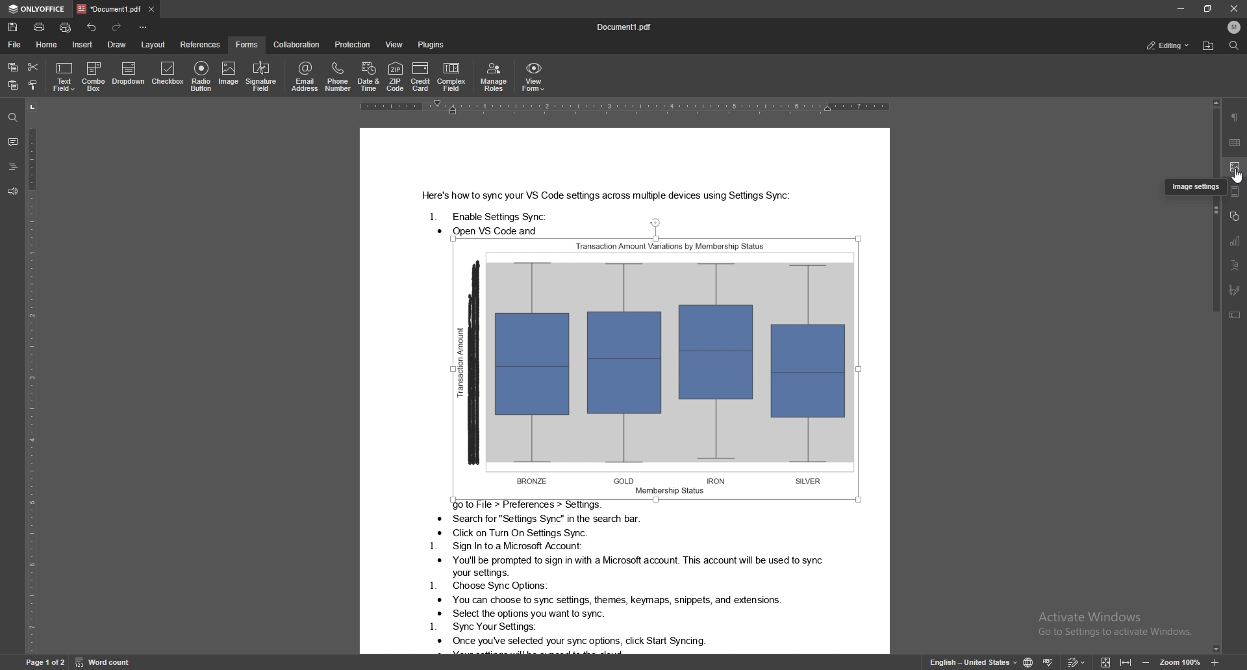 Image resolution: width=1247 pixels, height=670 pixels. What do you see at coordinates (338, 76) in the screenshot?
I see `phone number` at bounding box center [338, 76].